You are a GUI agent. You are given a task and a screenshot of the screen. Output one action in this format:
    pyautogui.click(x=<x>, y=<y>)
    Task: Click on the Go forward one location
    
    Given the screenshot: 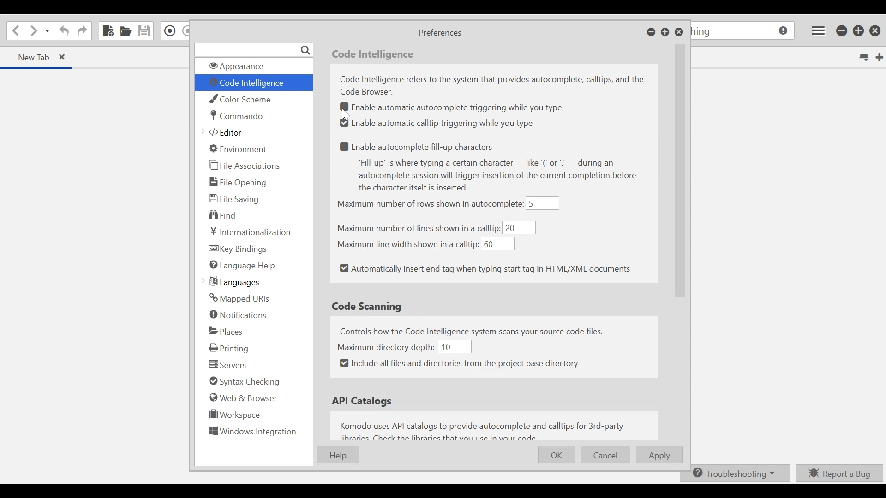 What is the action you would take?
    pyautogui.click(x=33, y=31)
    